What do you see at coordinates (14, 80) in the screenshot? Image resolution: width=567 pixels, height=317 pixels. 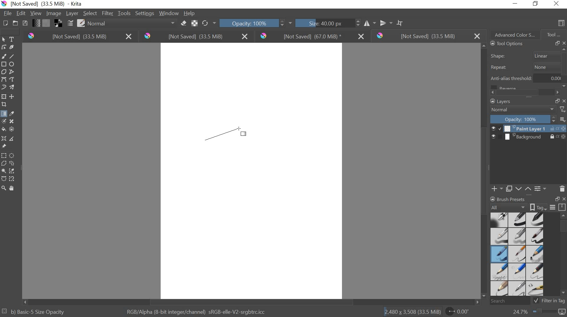 I see `freehand path tool` at bounding box center [14, 80].